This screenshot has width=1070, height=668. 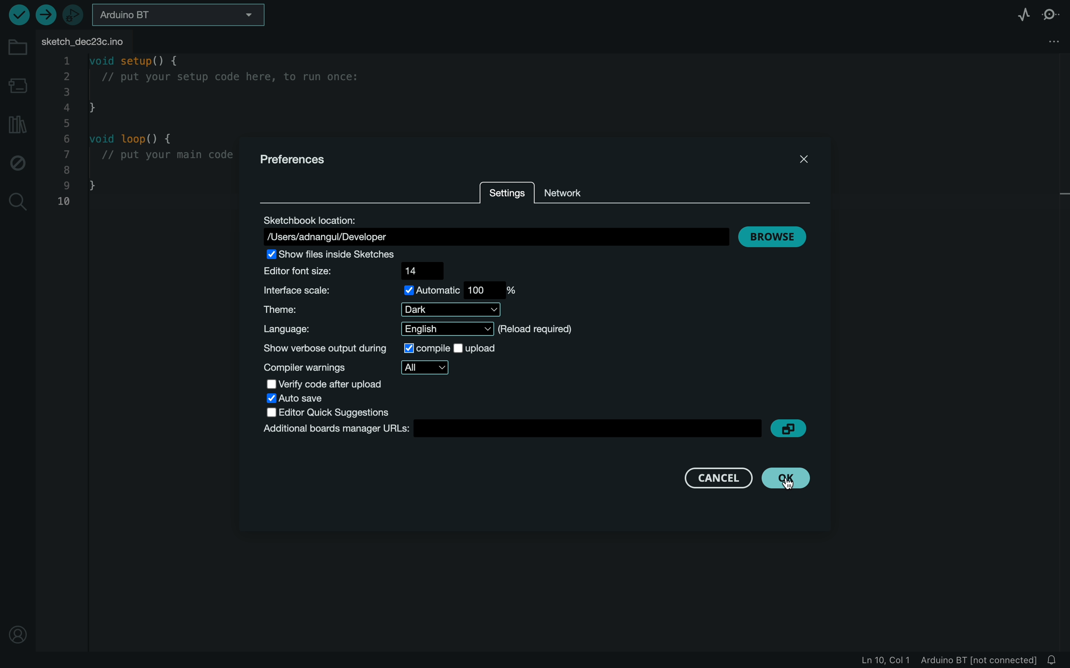 What do you see at coordinates (571, 190) in the screenshot?
I see `network` at bounding box center [571, 190].